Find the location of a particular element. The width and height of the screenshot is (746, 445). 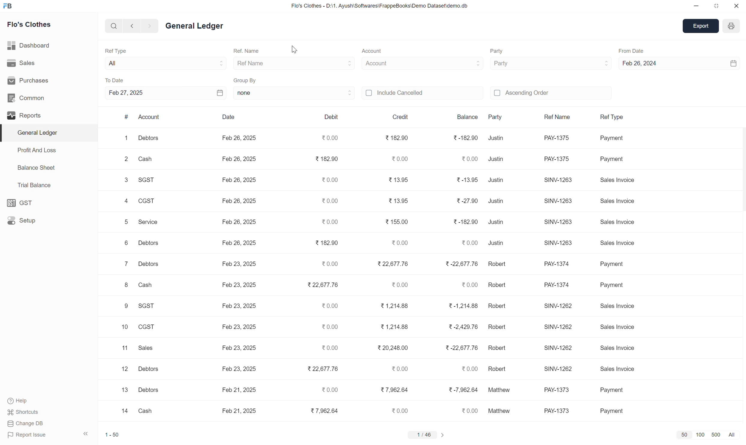

setup is located at coordinates (51, 220).